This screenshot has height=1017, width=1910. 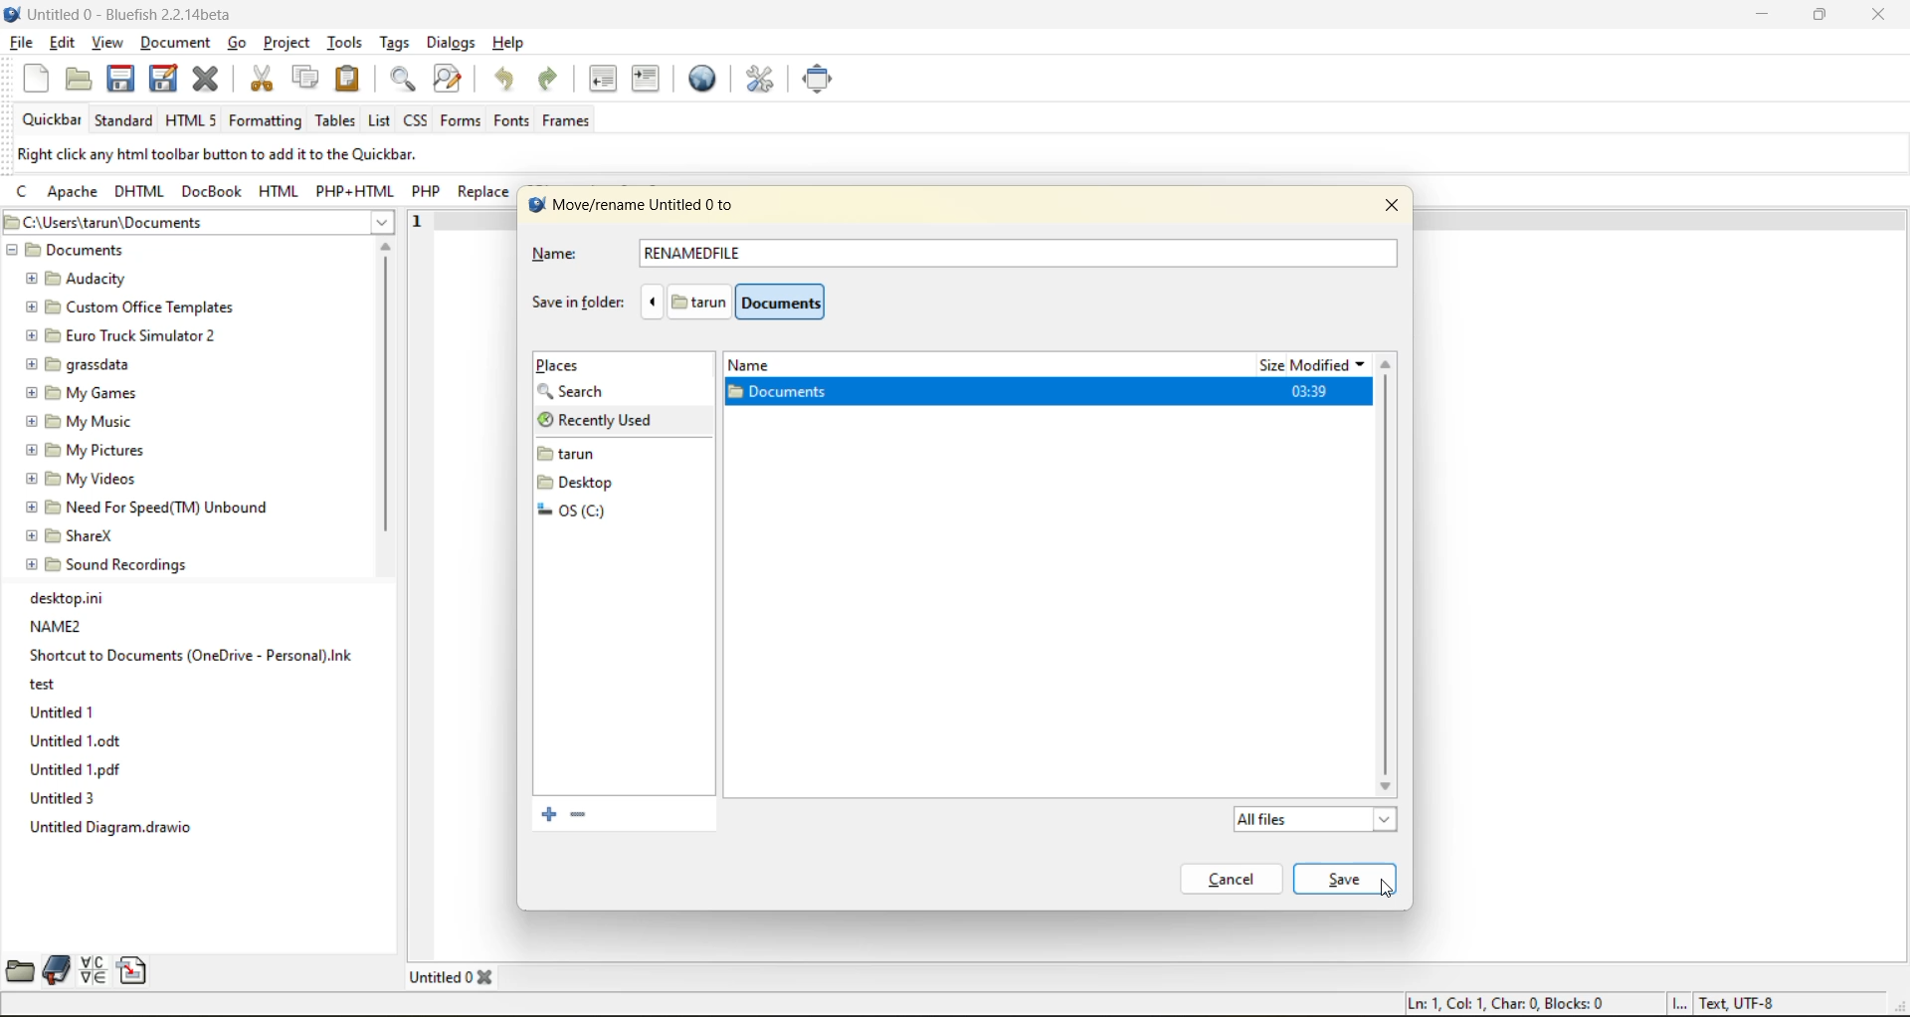 I want to click on selected folder , so click(x=916, y=395).